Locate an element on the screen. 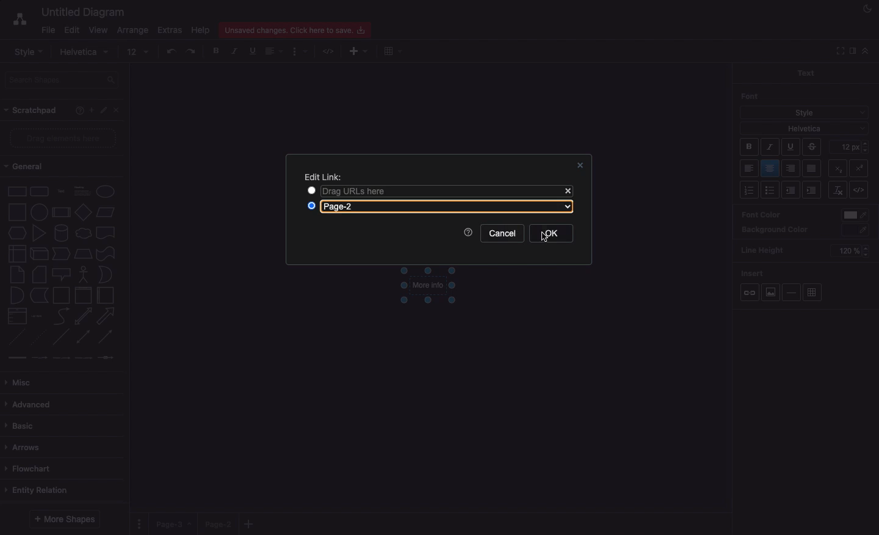 The height and width of the screenshot is (535, 879). rectangle is located at coordinates (18, 191).